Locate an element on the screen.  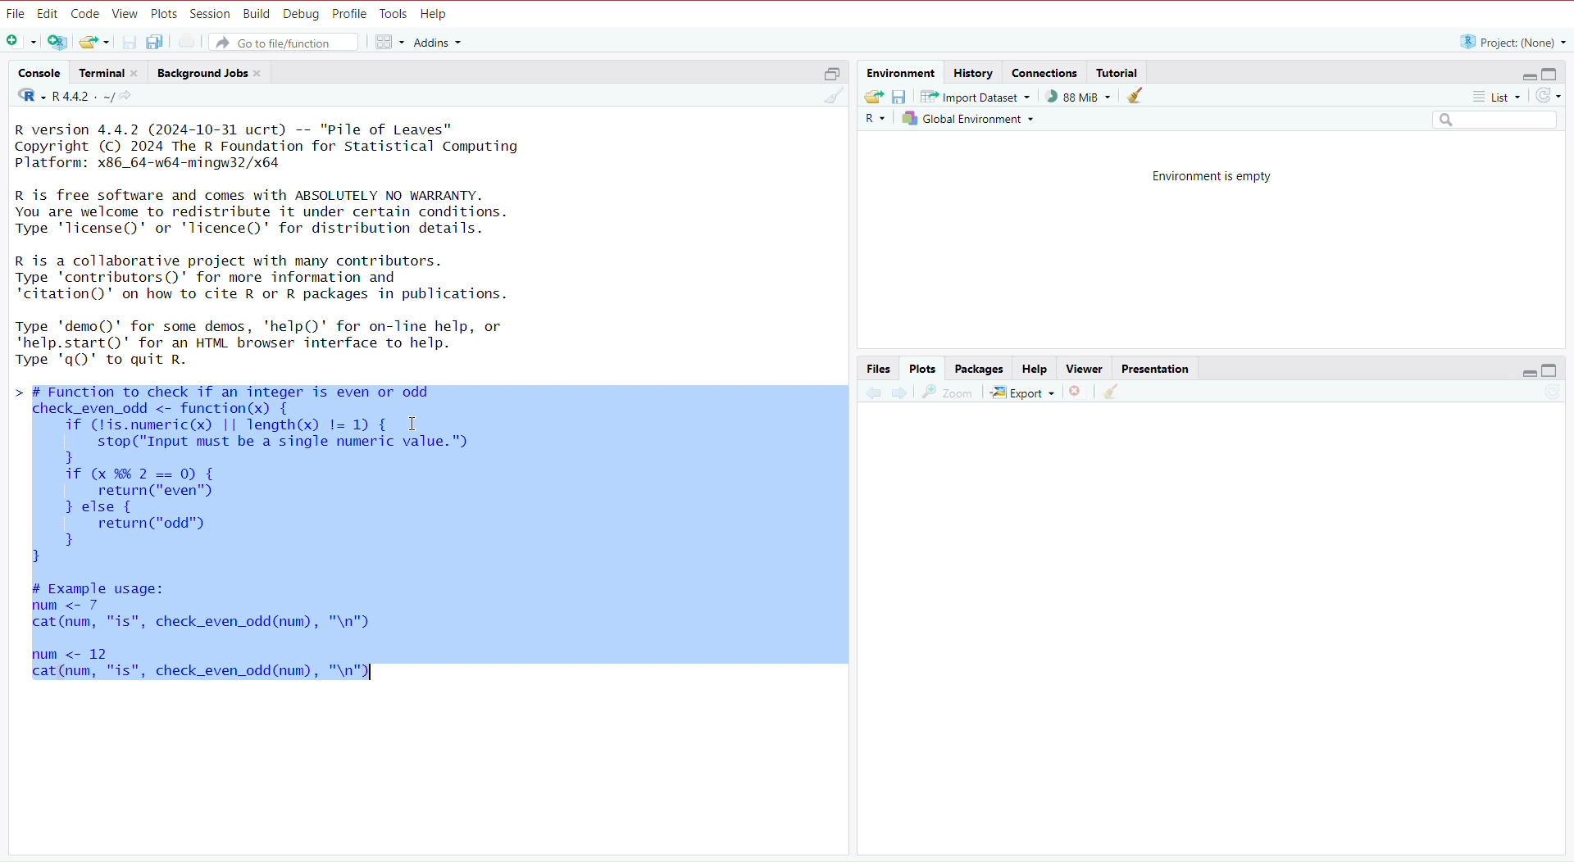
view the current working directory is located at coordinates (130, 98).